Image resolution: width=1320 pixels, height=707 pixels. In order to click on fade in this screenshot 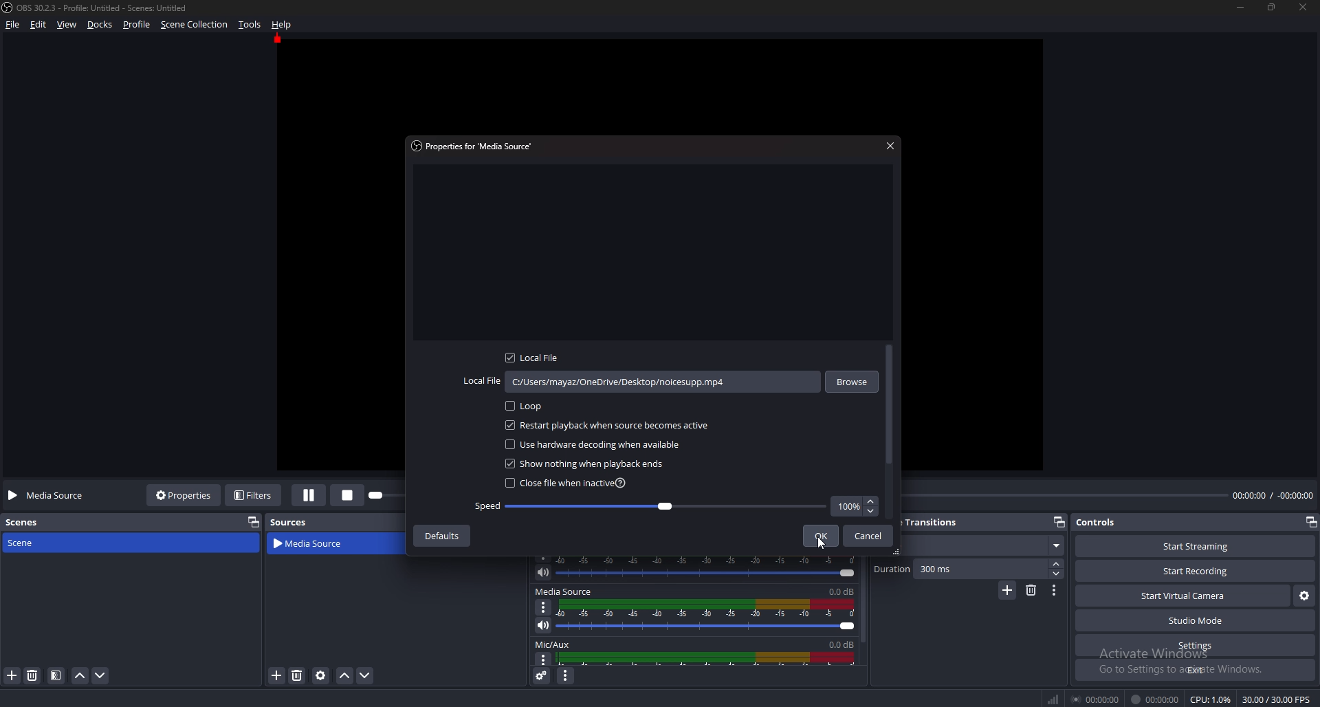, I will do `click(982, 546)`.